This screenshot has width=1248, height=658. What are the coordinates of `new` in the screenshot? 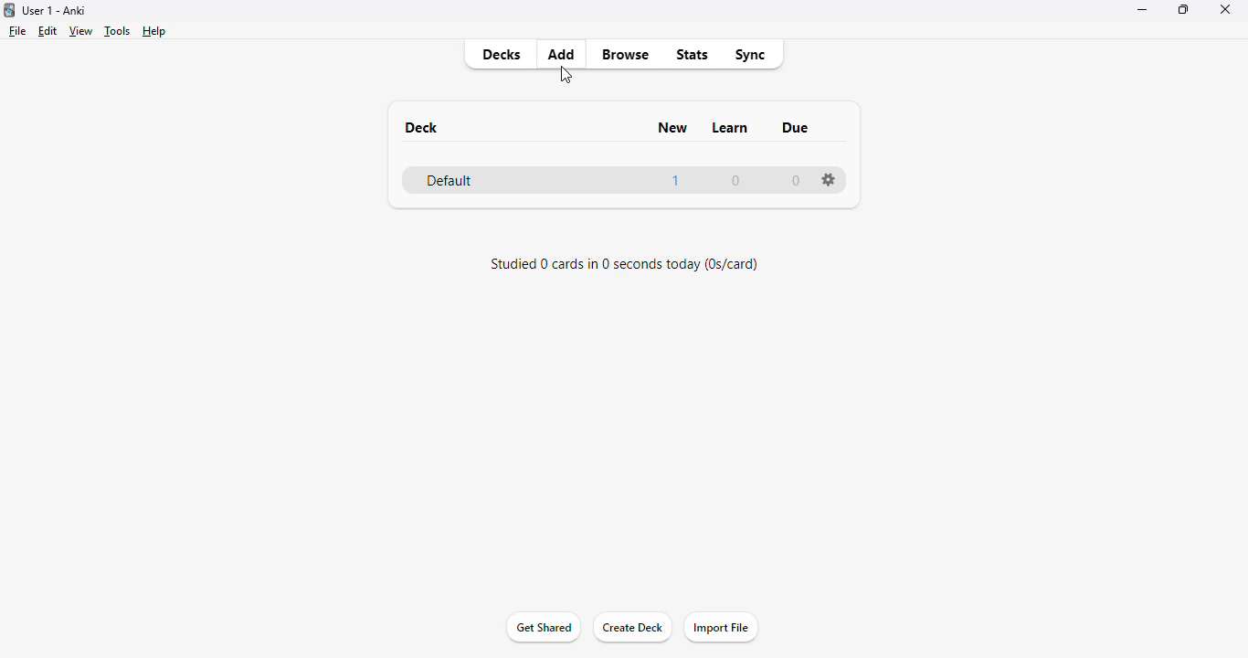 It's located at (674, 128).